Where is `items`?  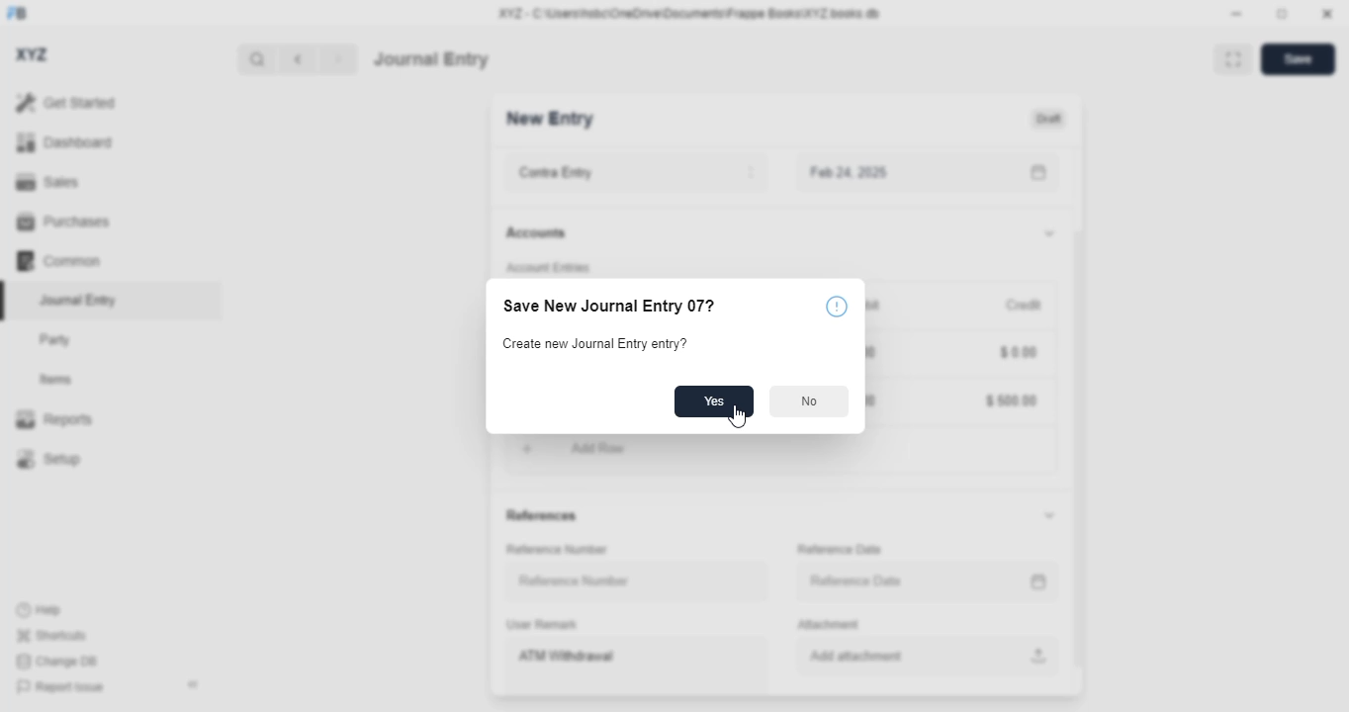 items is located at coordinates (56, 380).